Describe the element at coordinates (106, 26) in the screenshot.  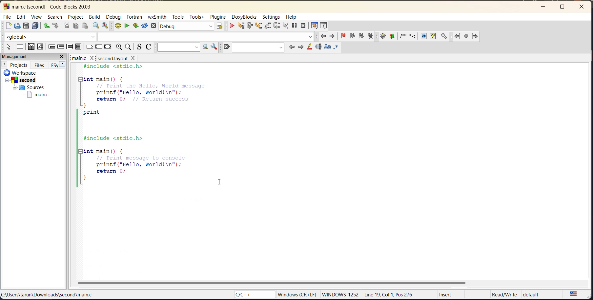
I see `replace` at that location.